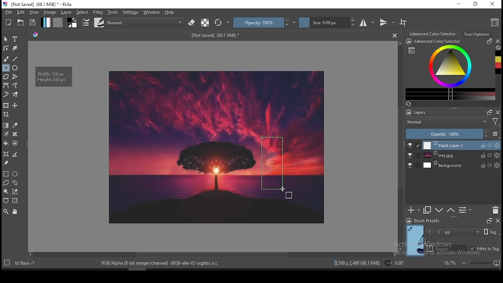 The image size is (503, 283). Describe the element at coordinates (463, 232) in the screenshot. I see `tags` at that location.